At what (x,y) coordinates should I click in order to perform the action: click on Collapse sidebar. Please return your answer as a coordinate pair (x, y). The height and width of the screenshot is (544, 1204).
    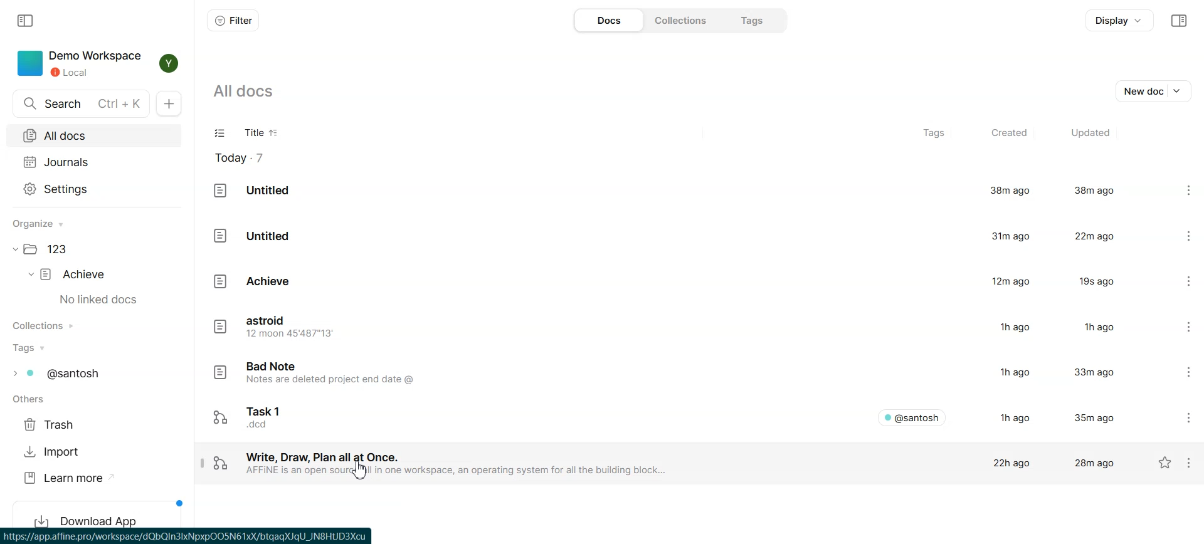
    Looking at the image, I should click on (1178, 21).